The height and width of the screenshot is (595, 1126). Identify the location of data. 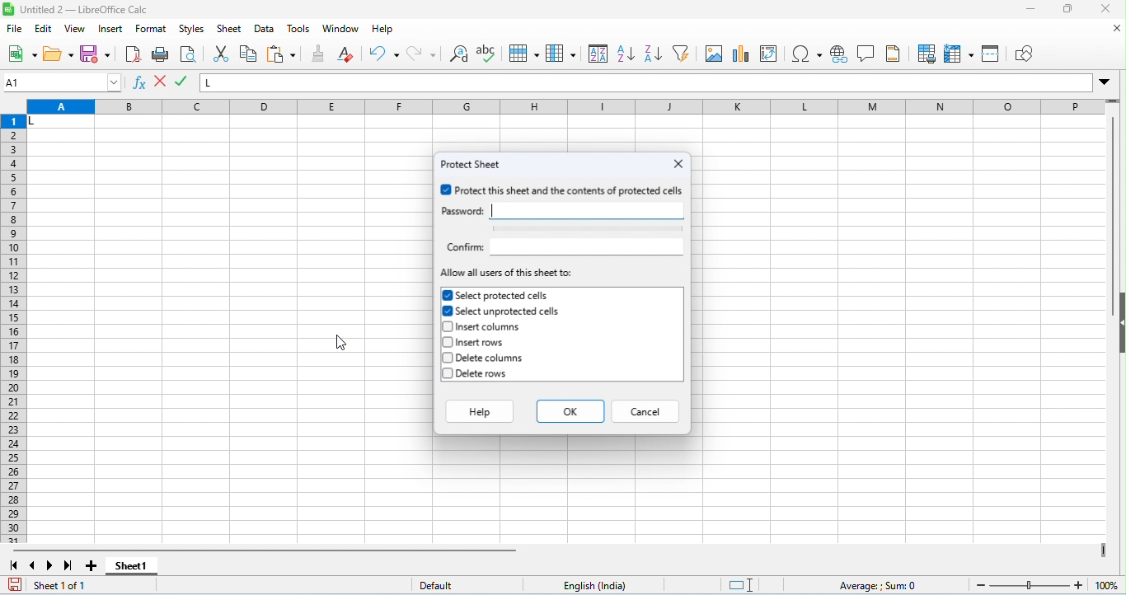
(266, 30).